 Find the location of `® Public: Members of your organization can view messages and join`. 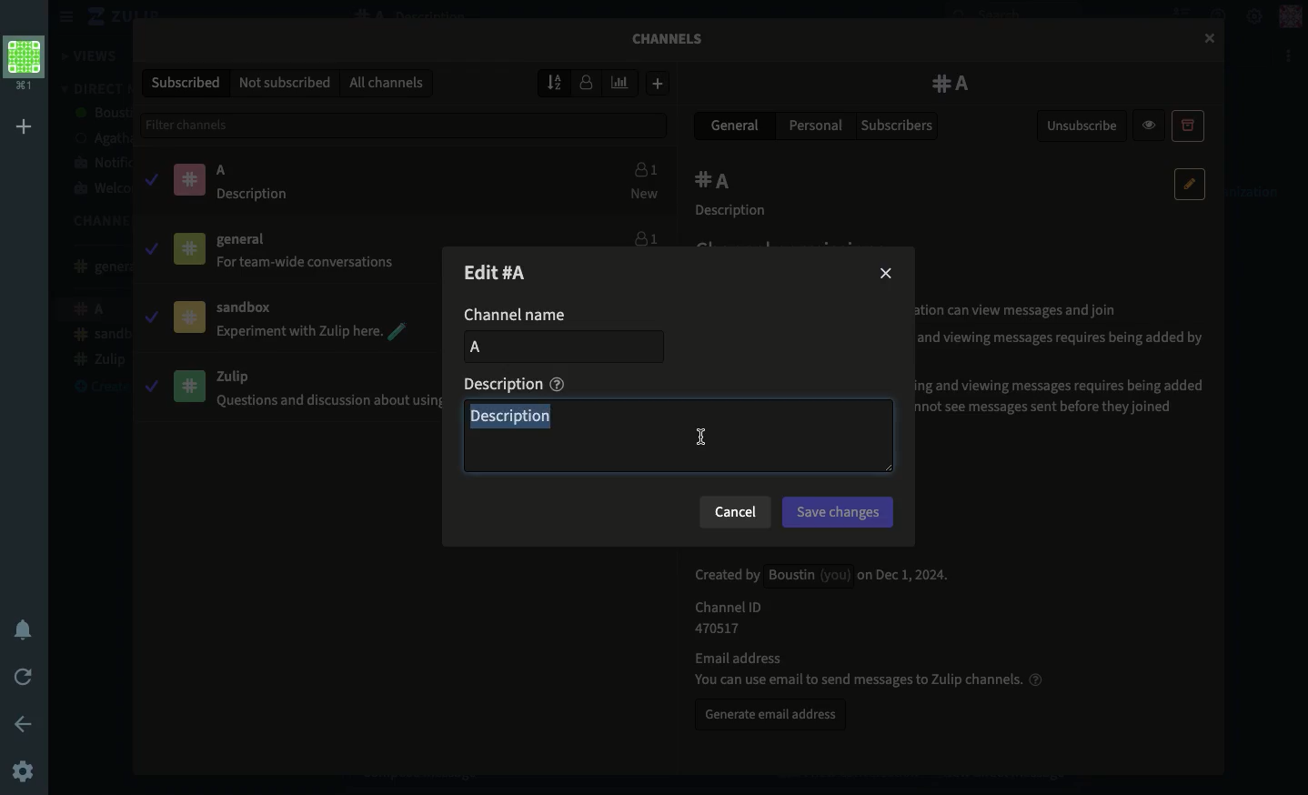

® Public: Members of your organization can view messages and join is located at coordinates (1022, 309).